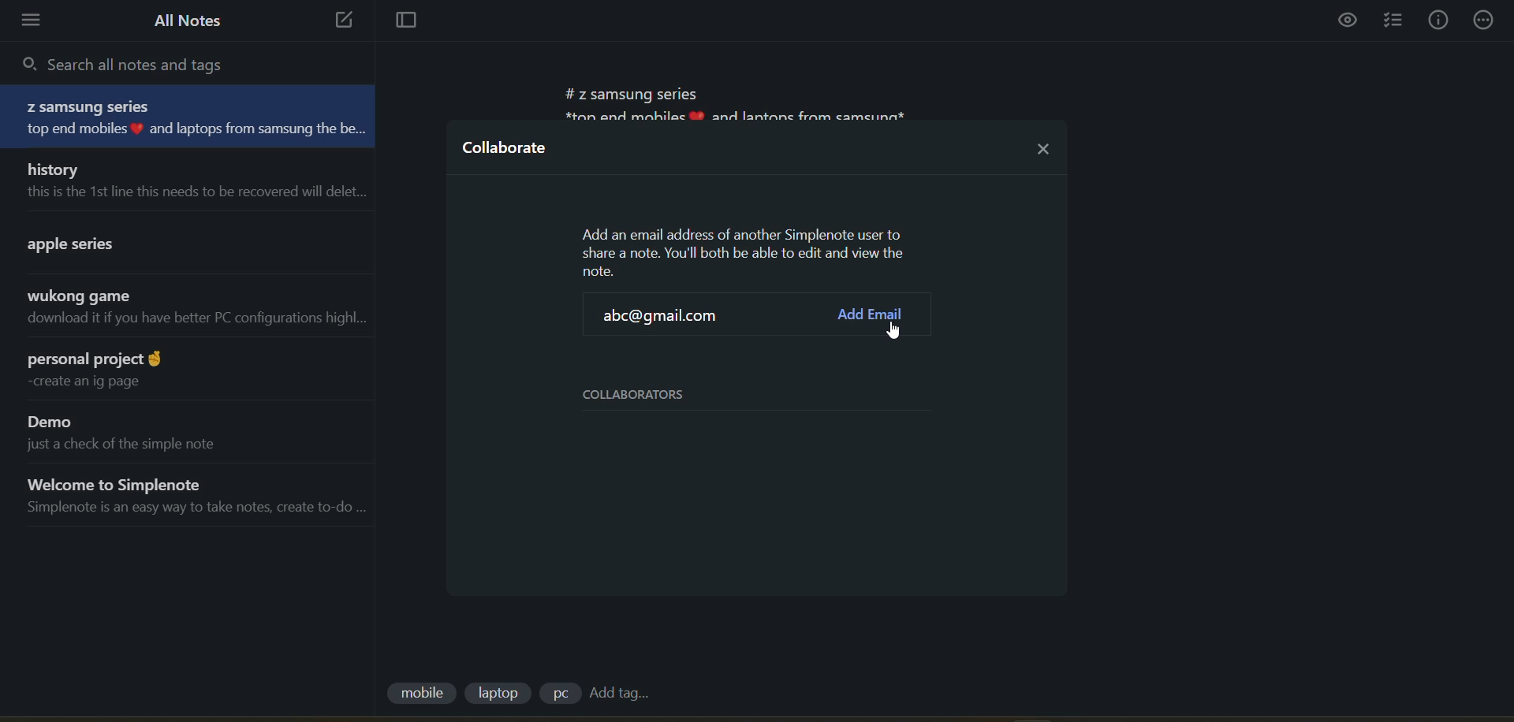  Describe the element at coordinates (667, 318) in the screenshot. I see `email added` at that location.